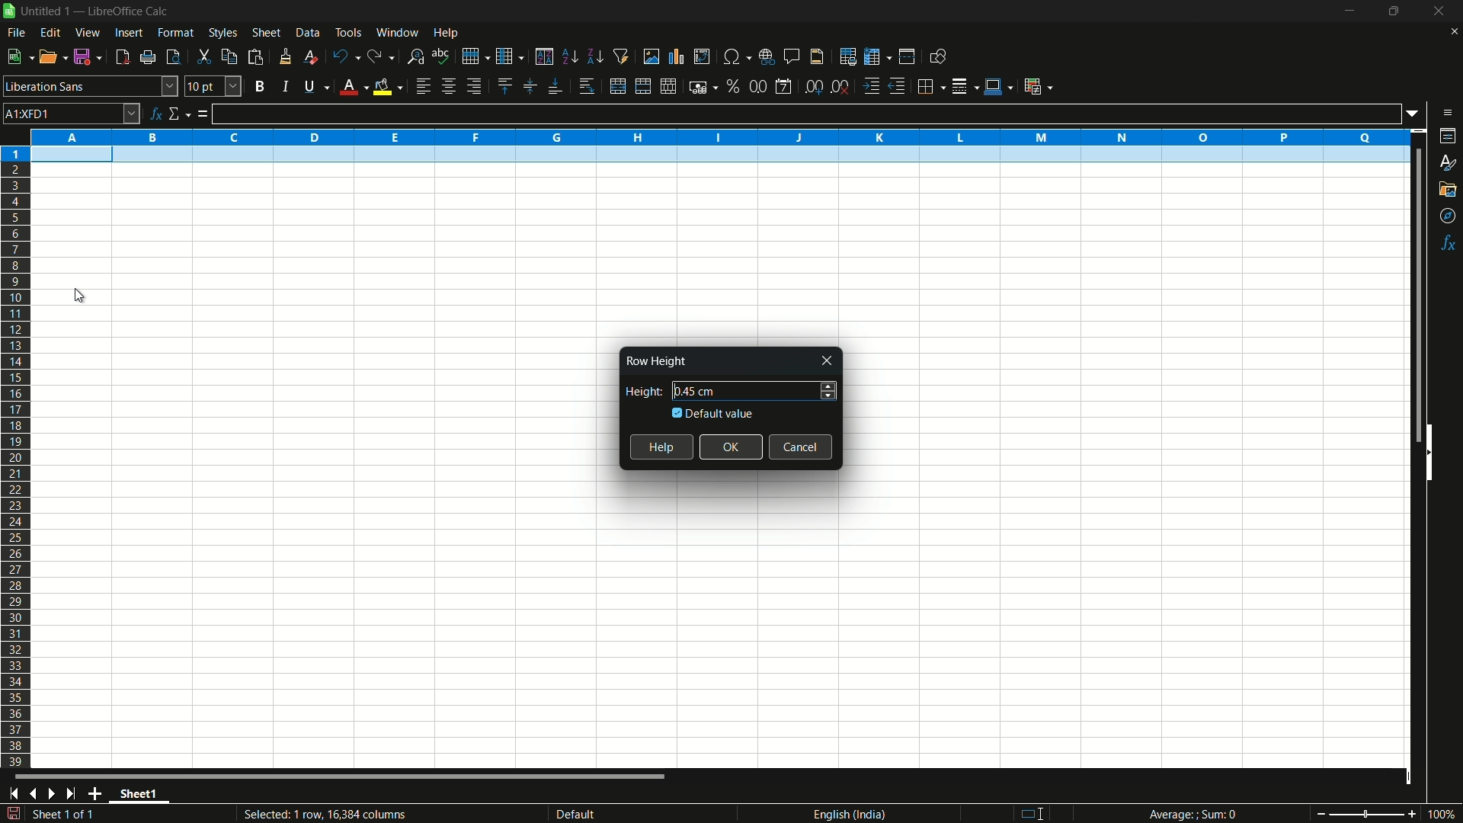 The height and width of the screenshot is (823, 1463). Describe the element at coordinates (1436, 451) in the screenshot. I see `hide sidebar` at that location.